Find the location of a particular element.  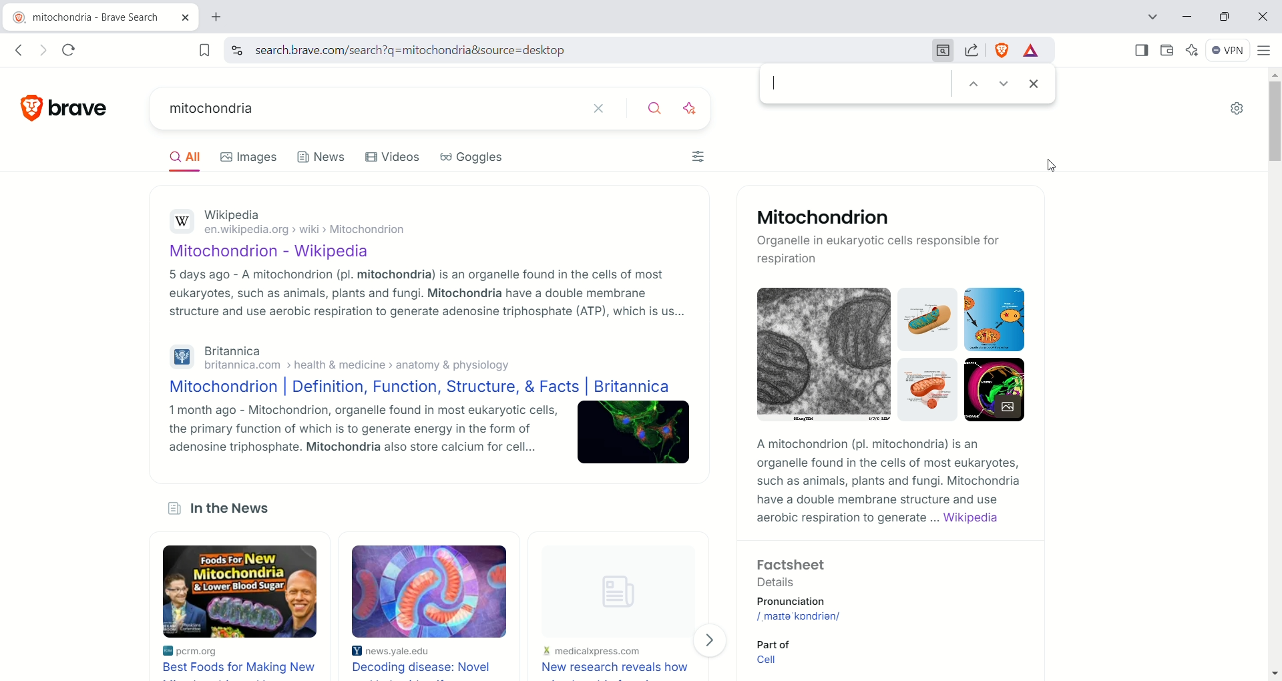

/, maIta' kondrian/ is located at coordinates (823, 617).